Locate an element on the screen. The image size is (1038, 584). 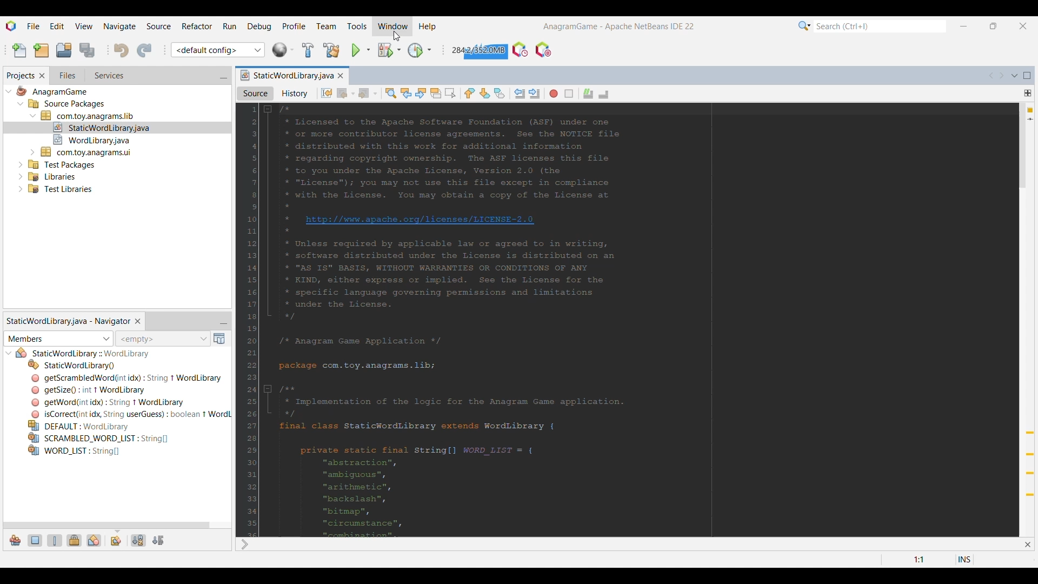
Navigate menu is located at coordinates (119, 25).